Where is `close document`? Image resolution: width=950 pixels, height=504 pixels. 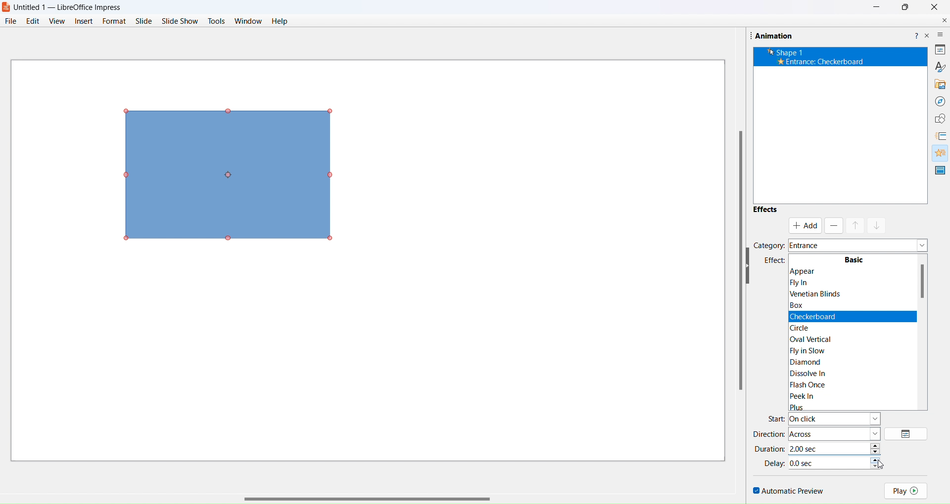 close document is located at coordinates (942, 20).